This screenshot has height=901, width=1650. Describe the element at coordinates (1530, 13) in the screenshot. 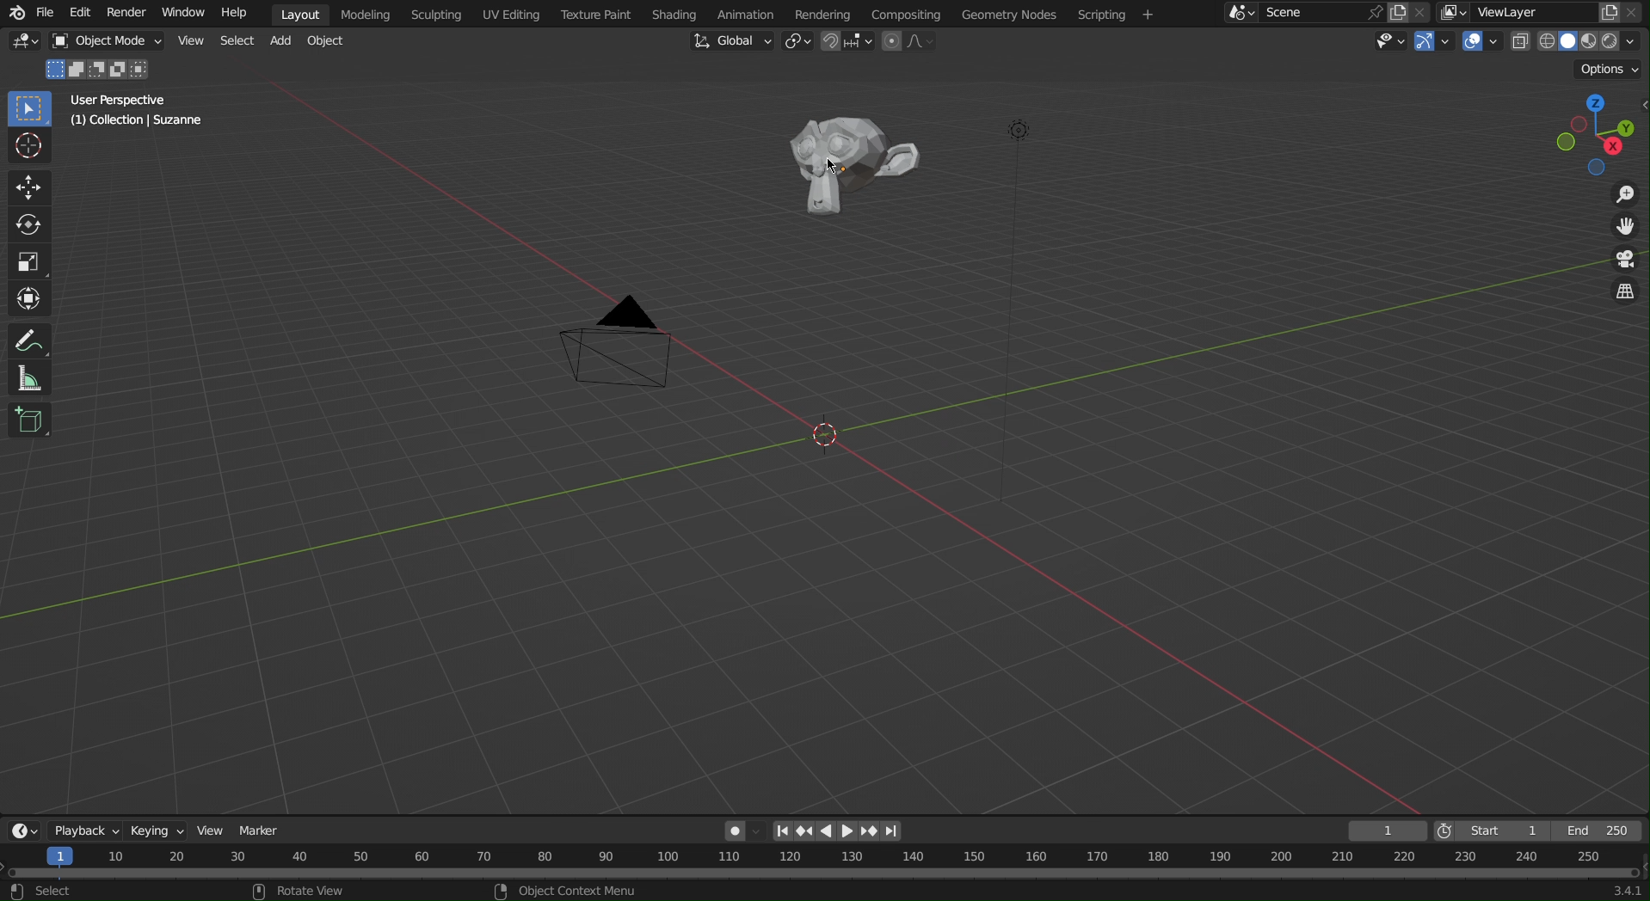

I see `ViewLayer` at that location.